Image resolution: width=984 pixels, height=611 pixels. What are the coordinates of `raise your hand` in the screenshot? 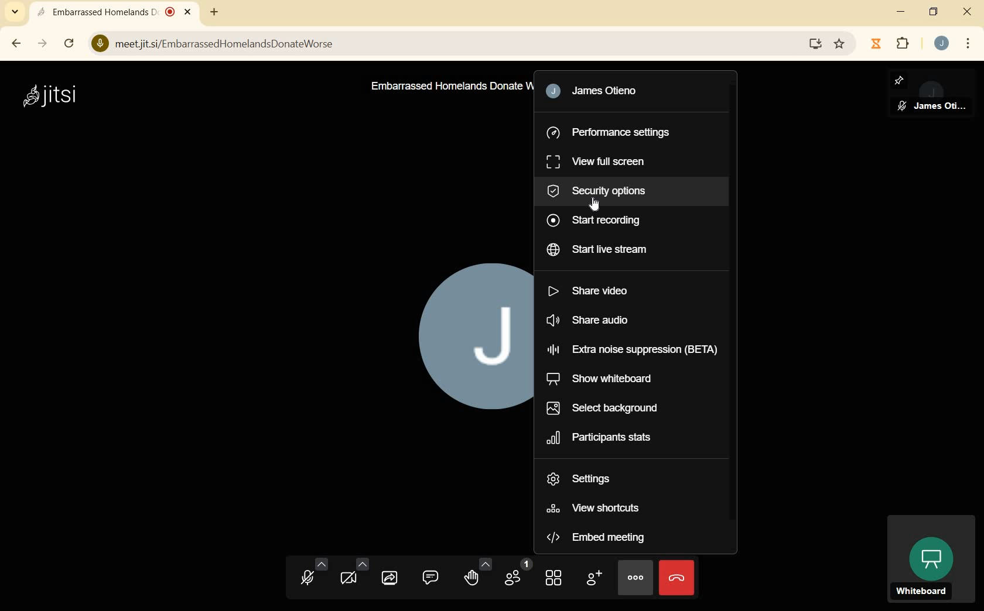 It's located at (477, 575).